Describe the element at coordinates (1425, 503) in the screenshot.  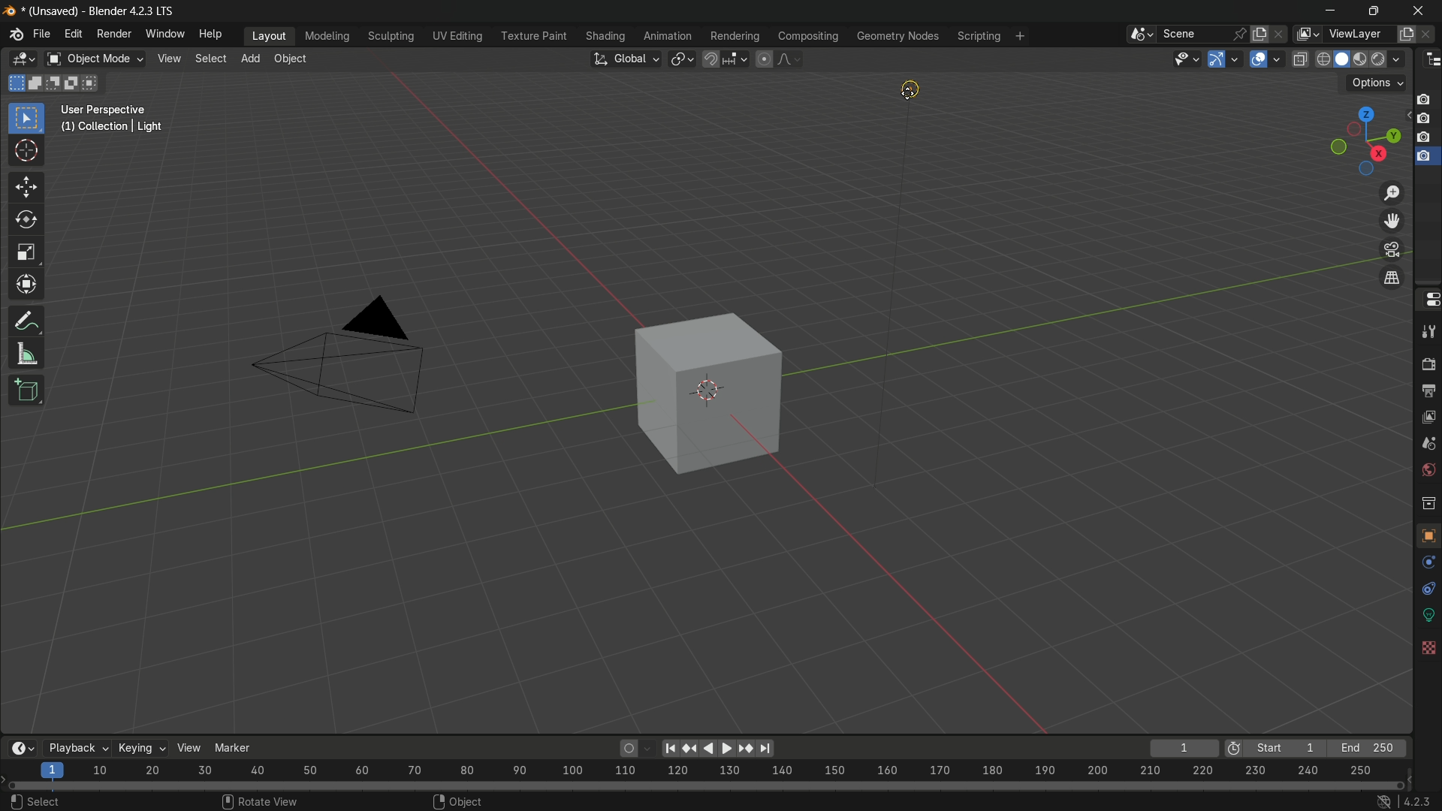
I see `collections` at that location.